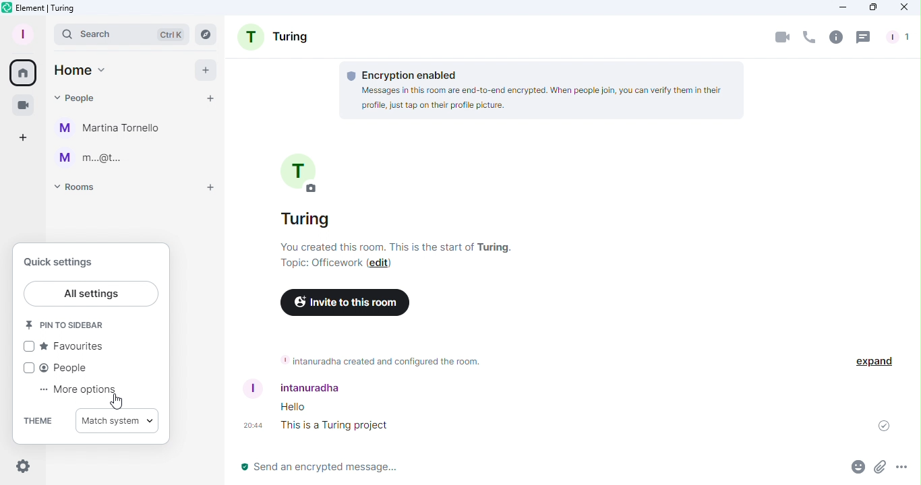 The width and height of the screenshot is (921, 485). Describe the element at coordinates (206, 69) in the screenshot. I see `Add` at that location.